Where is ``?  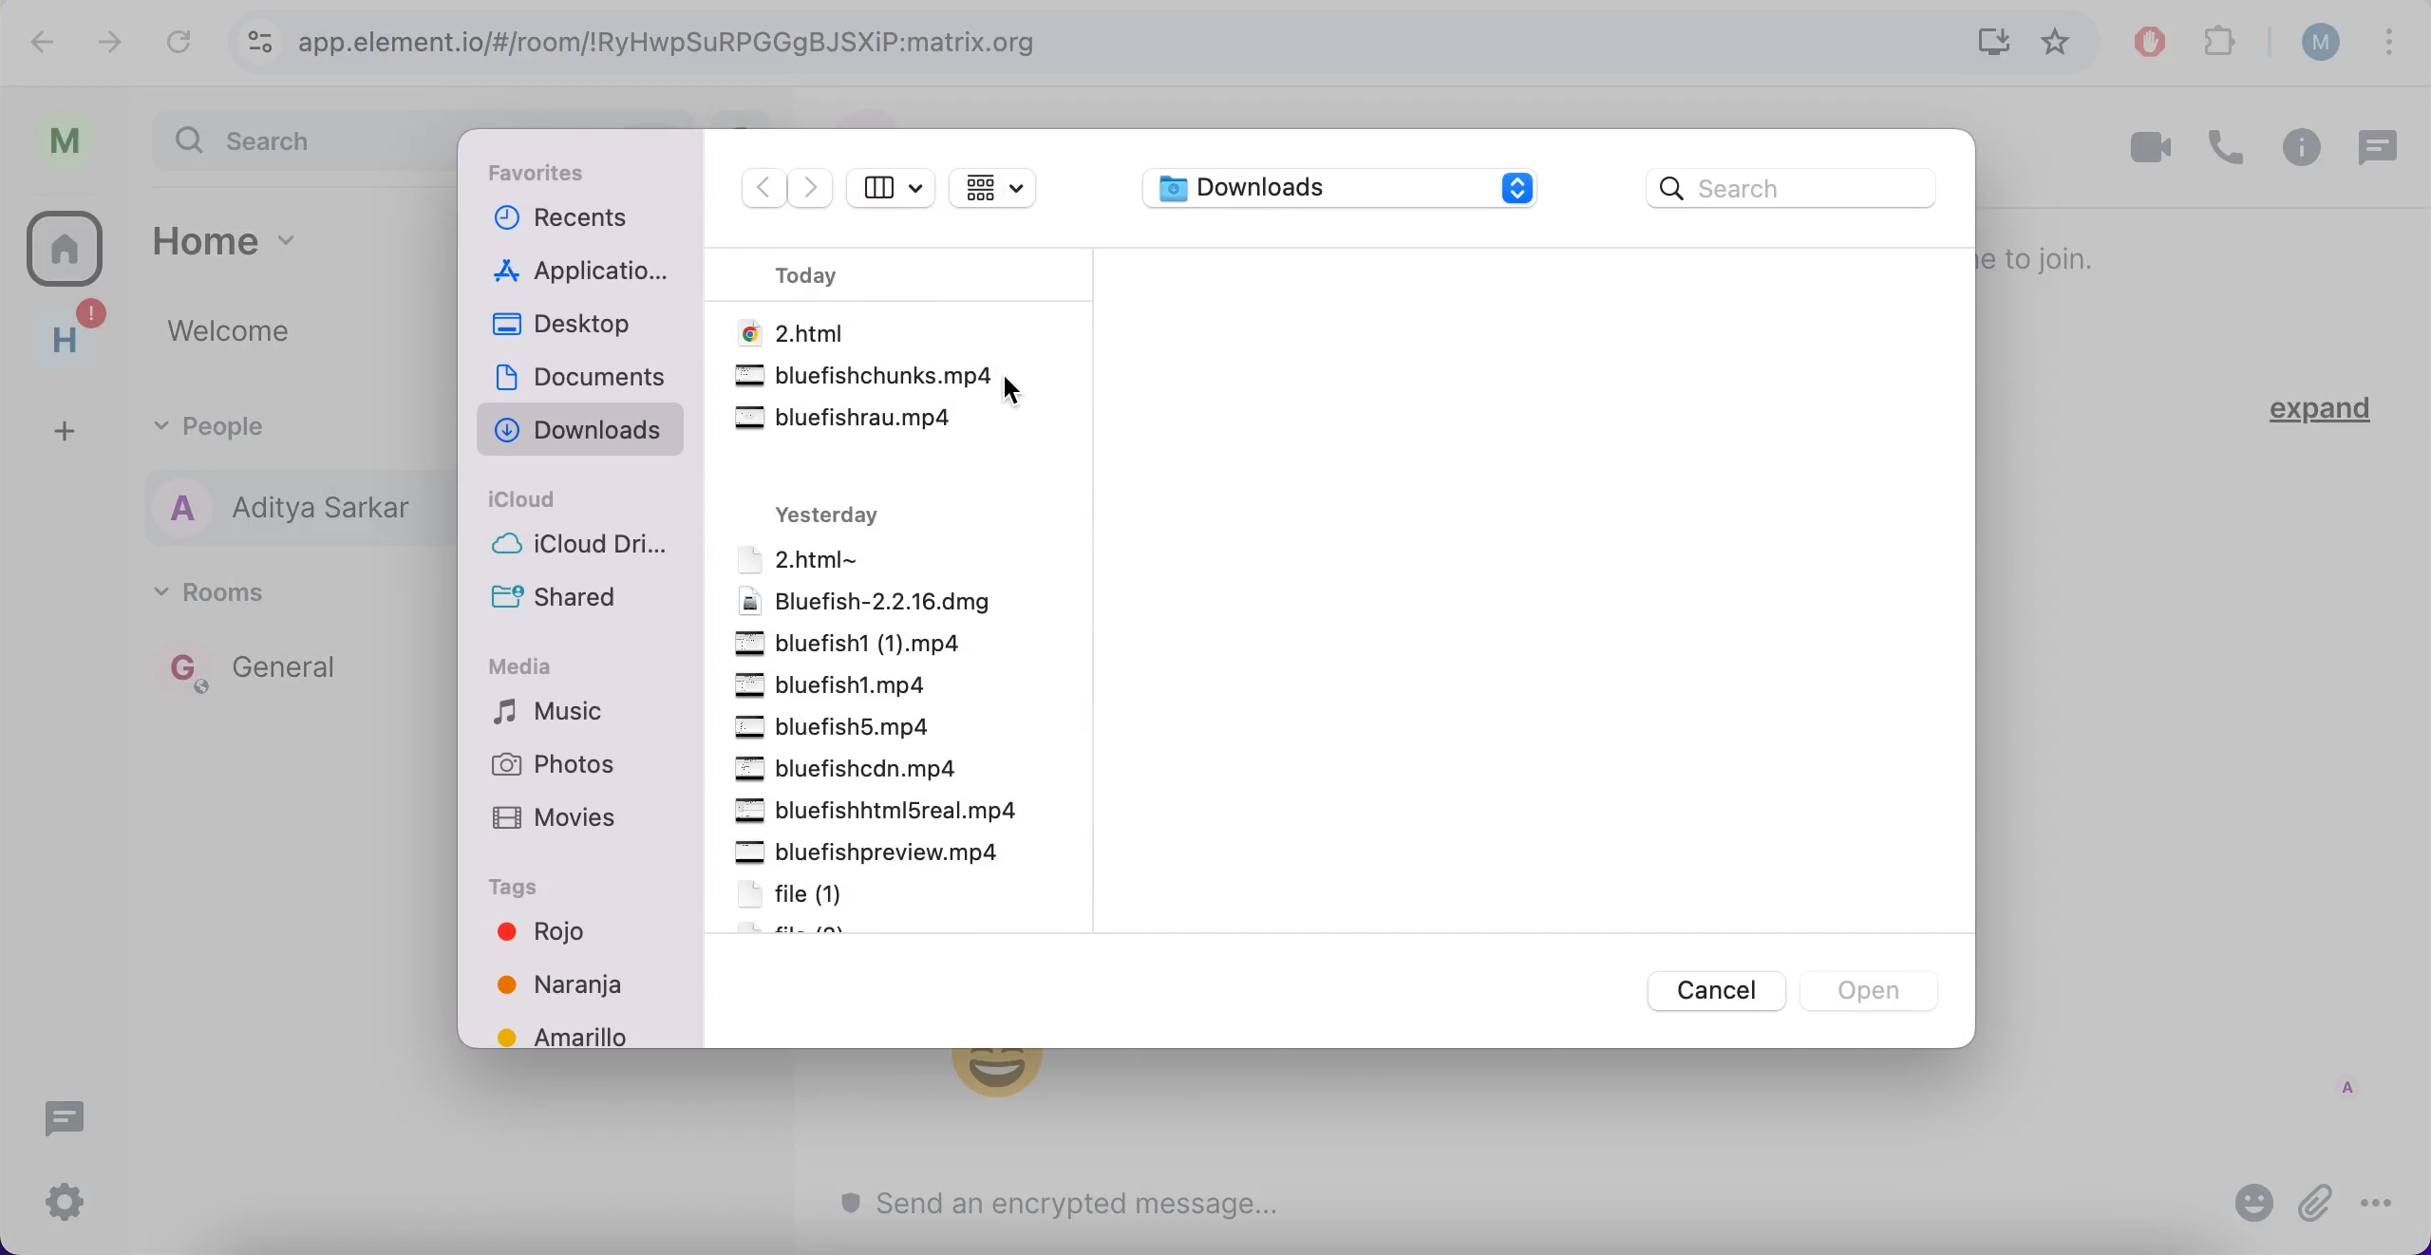  is located at coordinates (754, 189).